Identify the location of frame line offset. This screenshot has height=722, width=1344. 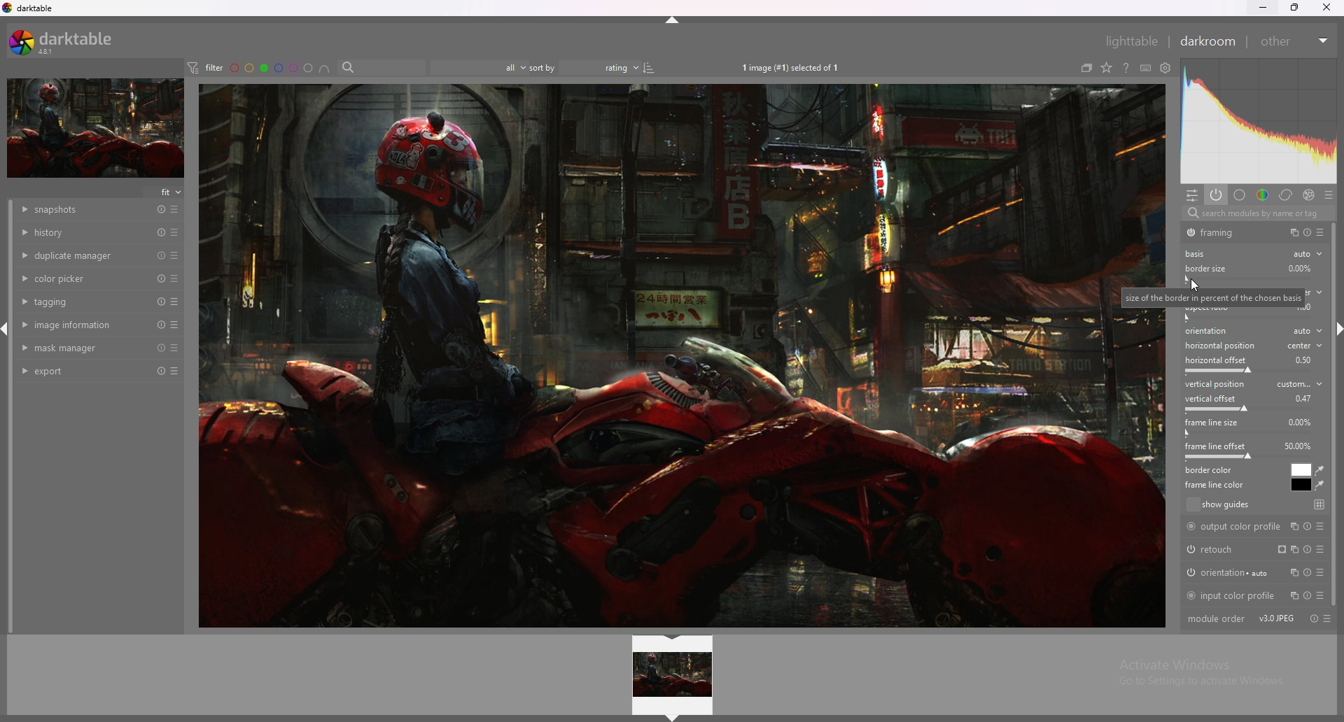
(1216, 446).